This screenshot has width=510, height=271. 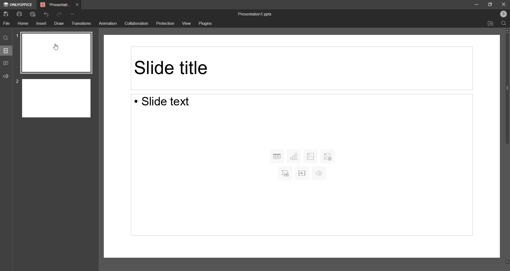 I want to click on Undo, so click(x=46, y=14).